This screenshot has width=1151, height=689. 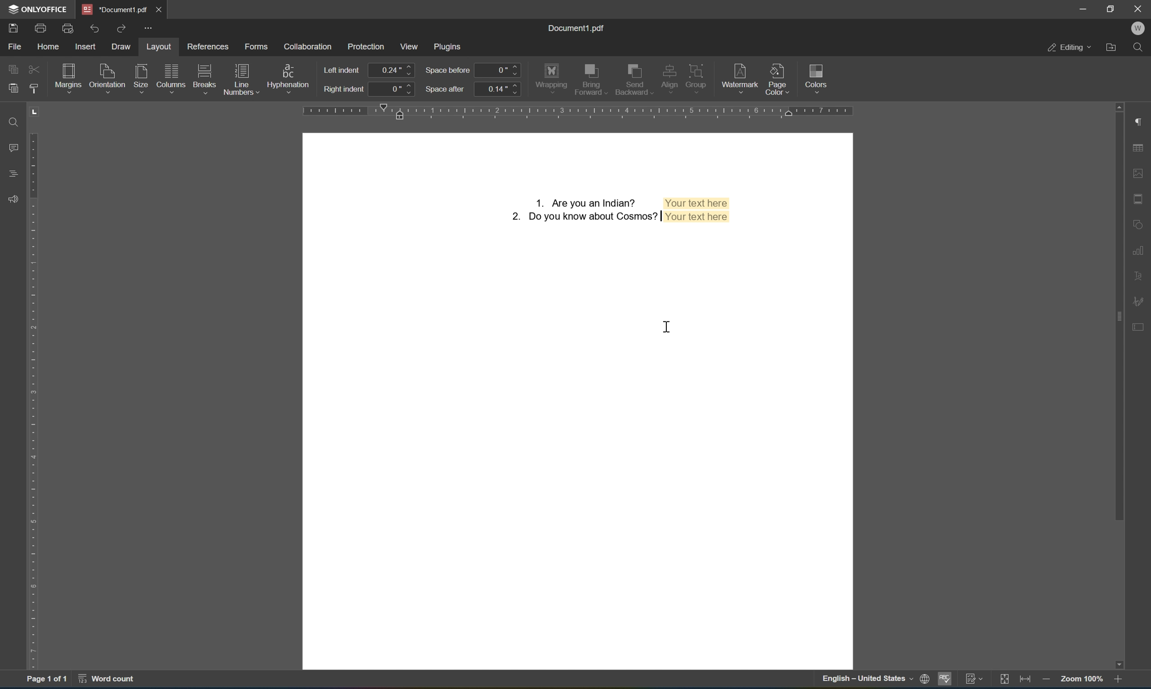 I want to click on undo, so click(x=98, y=28).